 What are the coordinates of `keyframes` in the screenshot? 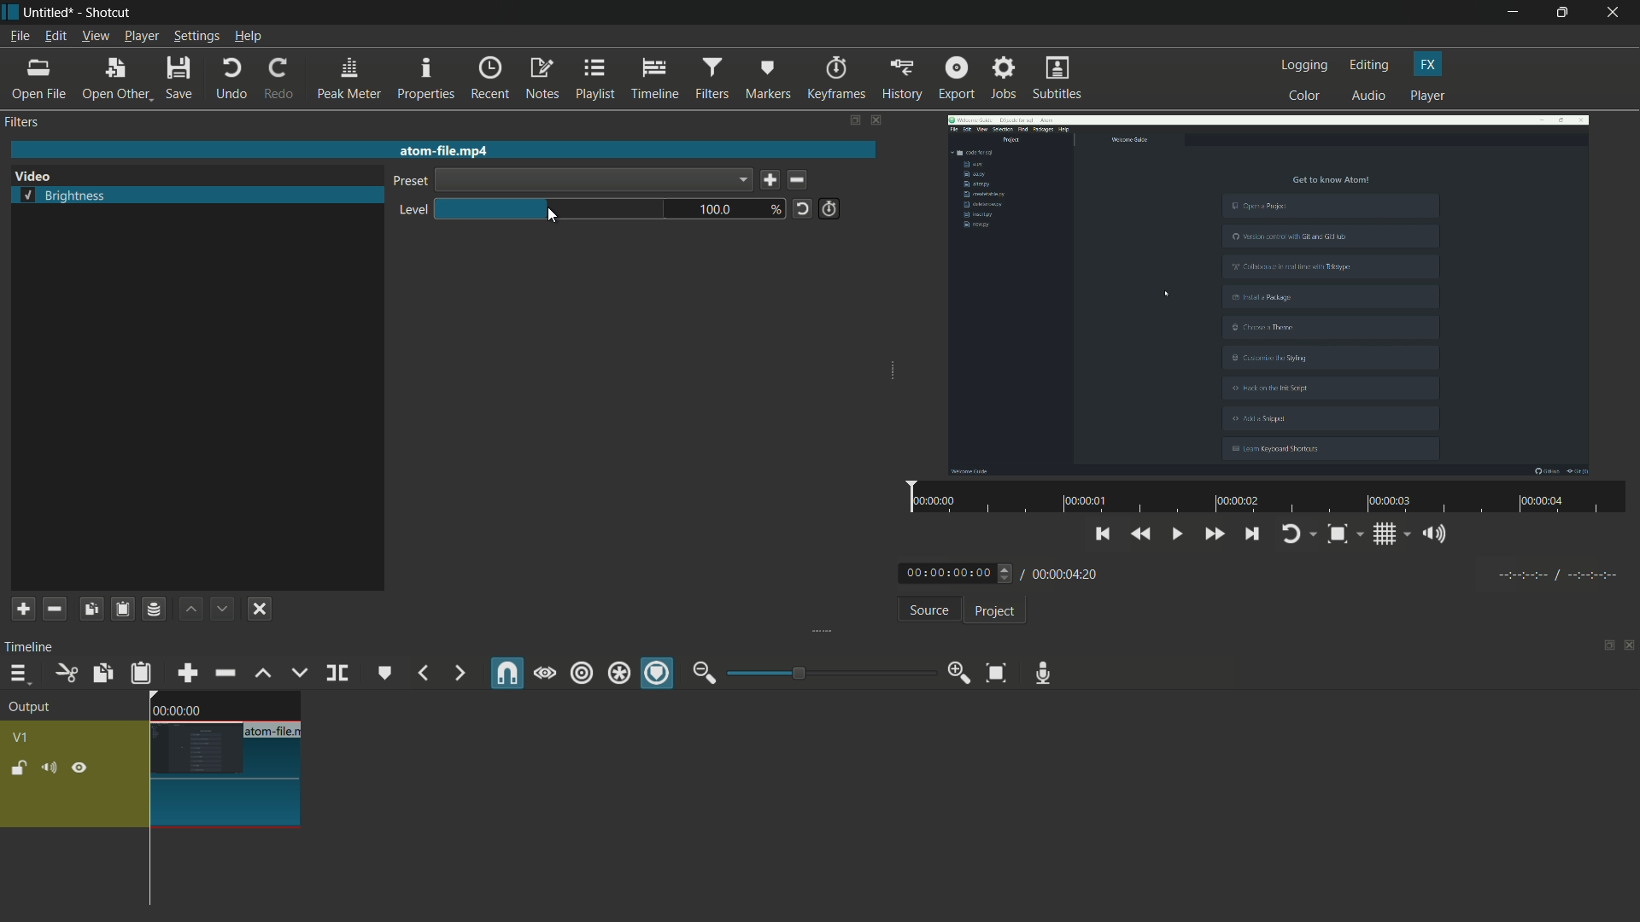 It's located at (835, 79).